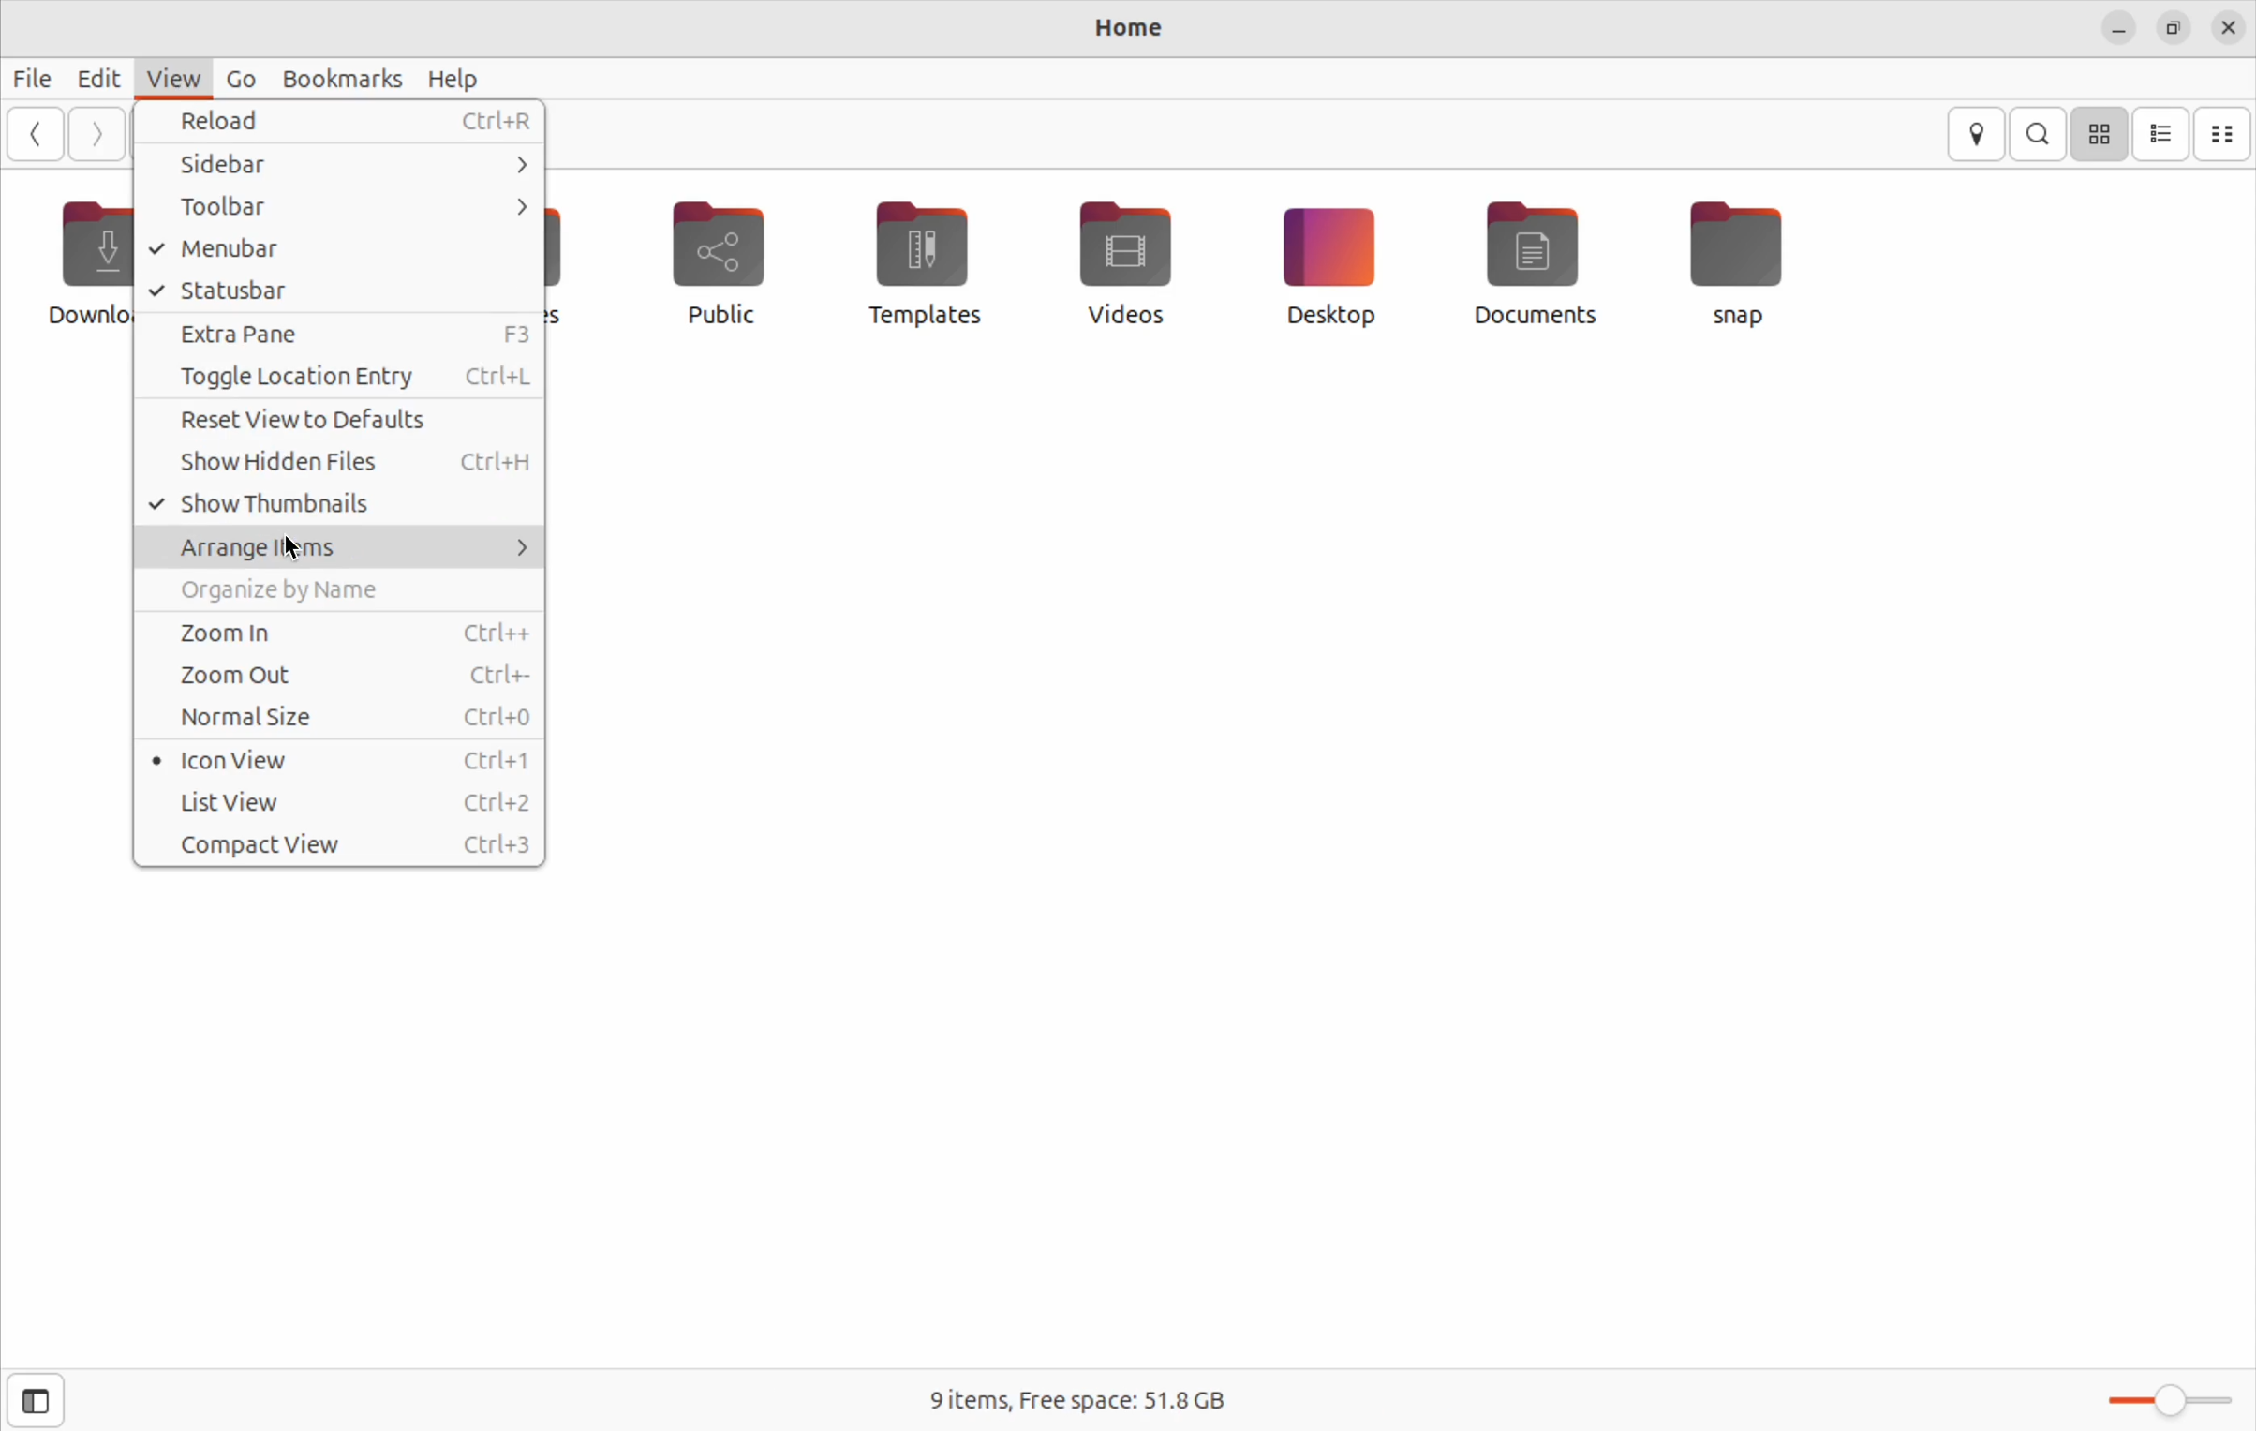 This screenshot has height=1431, width=2256. I want to click on normal size, so click(337, 719).